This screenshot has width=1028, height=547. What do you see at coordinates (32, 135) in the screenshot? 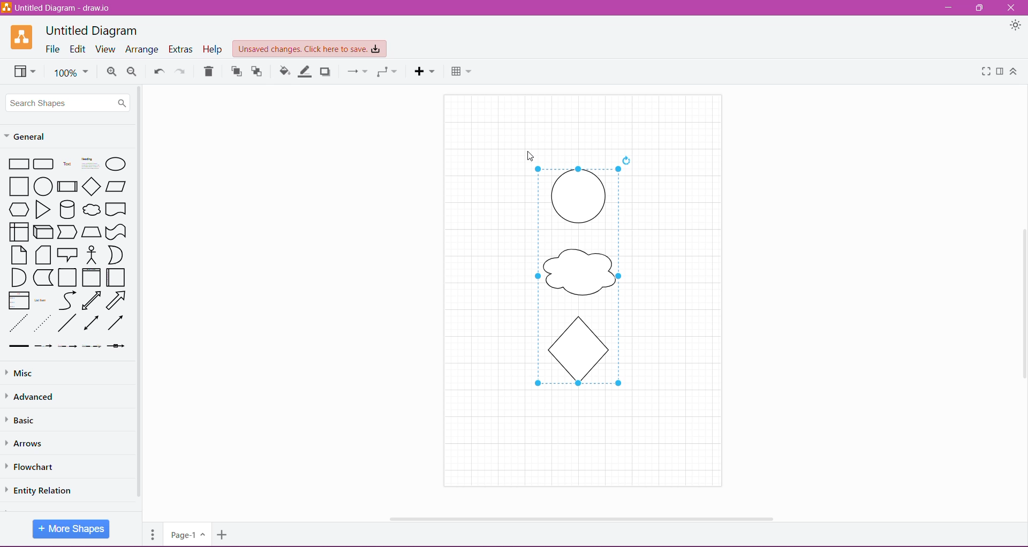
I see `General` at bounding box center [32, 135].